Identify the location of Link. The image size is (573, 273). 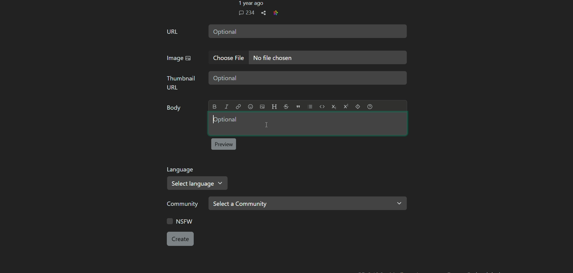
(276, 13).